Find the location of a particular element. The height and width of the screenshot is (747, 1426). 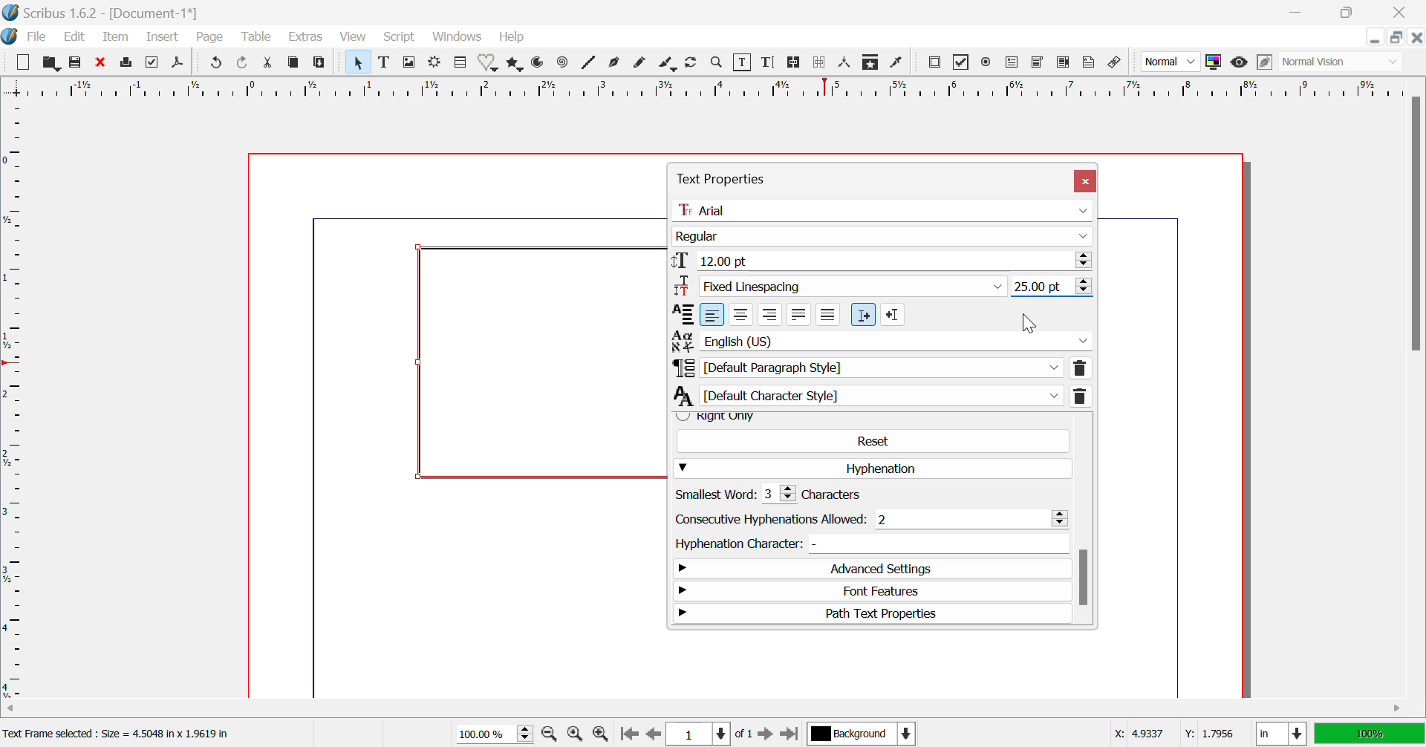

Close is located at coordinates (1400, 12).